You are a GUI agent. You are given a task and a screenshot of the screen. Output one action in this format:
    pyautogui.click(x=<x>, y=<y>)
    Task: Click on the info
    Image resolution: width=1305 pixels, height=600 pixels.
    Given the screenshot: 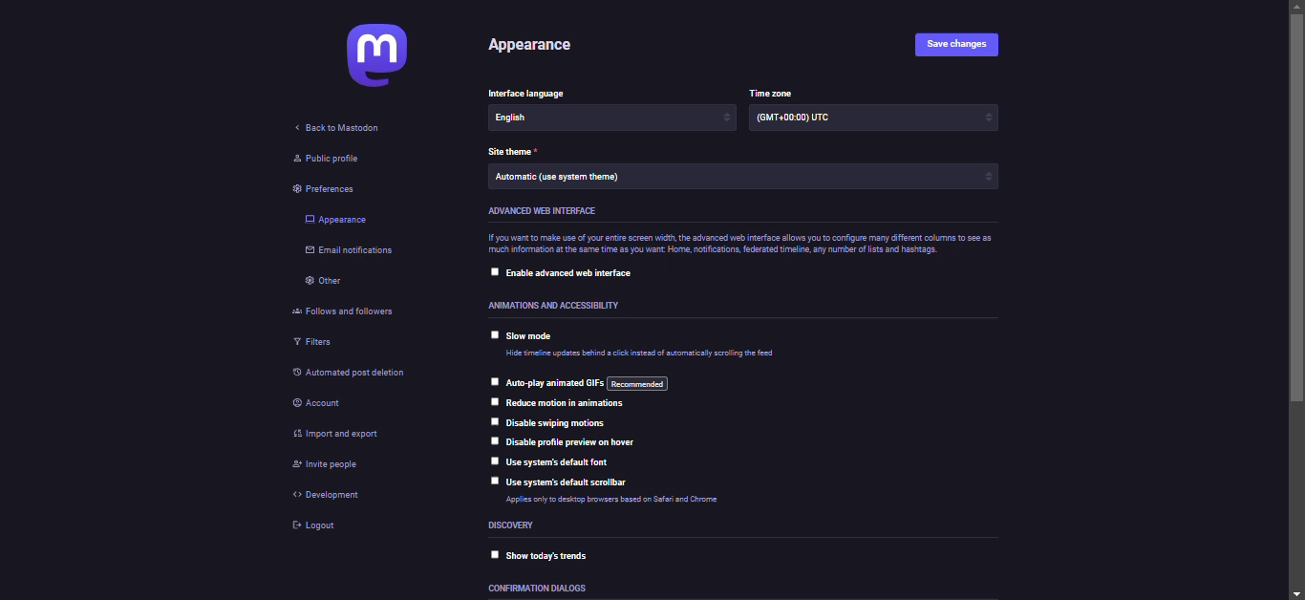 What is the action you would take?
    pyautogui.click(x=647, y=354)
    